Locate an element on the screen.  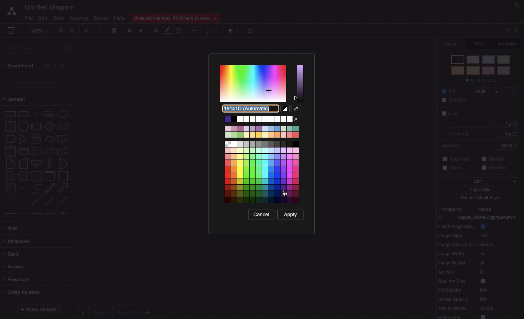
data storage is located at coordinates (23, 176).